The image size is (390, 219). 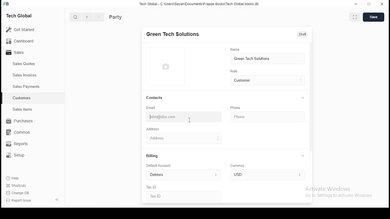 What do you see at coordinates (98, 17) in the screenshot?
I see `next` at bounding box center [98, 17].